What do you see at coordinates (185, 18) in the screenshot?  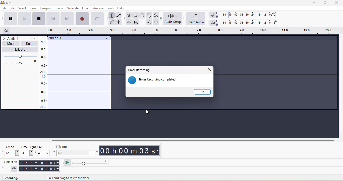 I see `audacity share audio toolbar` at bounding box center [185, 18].